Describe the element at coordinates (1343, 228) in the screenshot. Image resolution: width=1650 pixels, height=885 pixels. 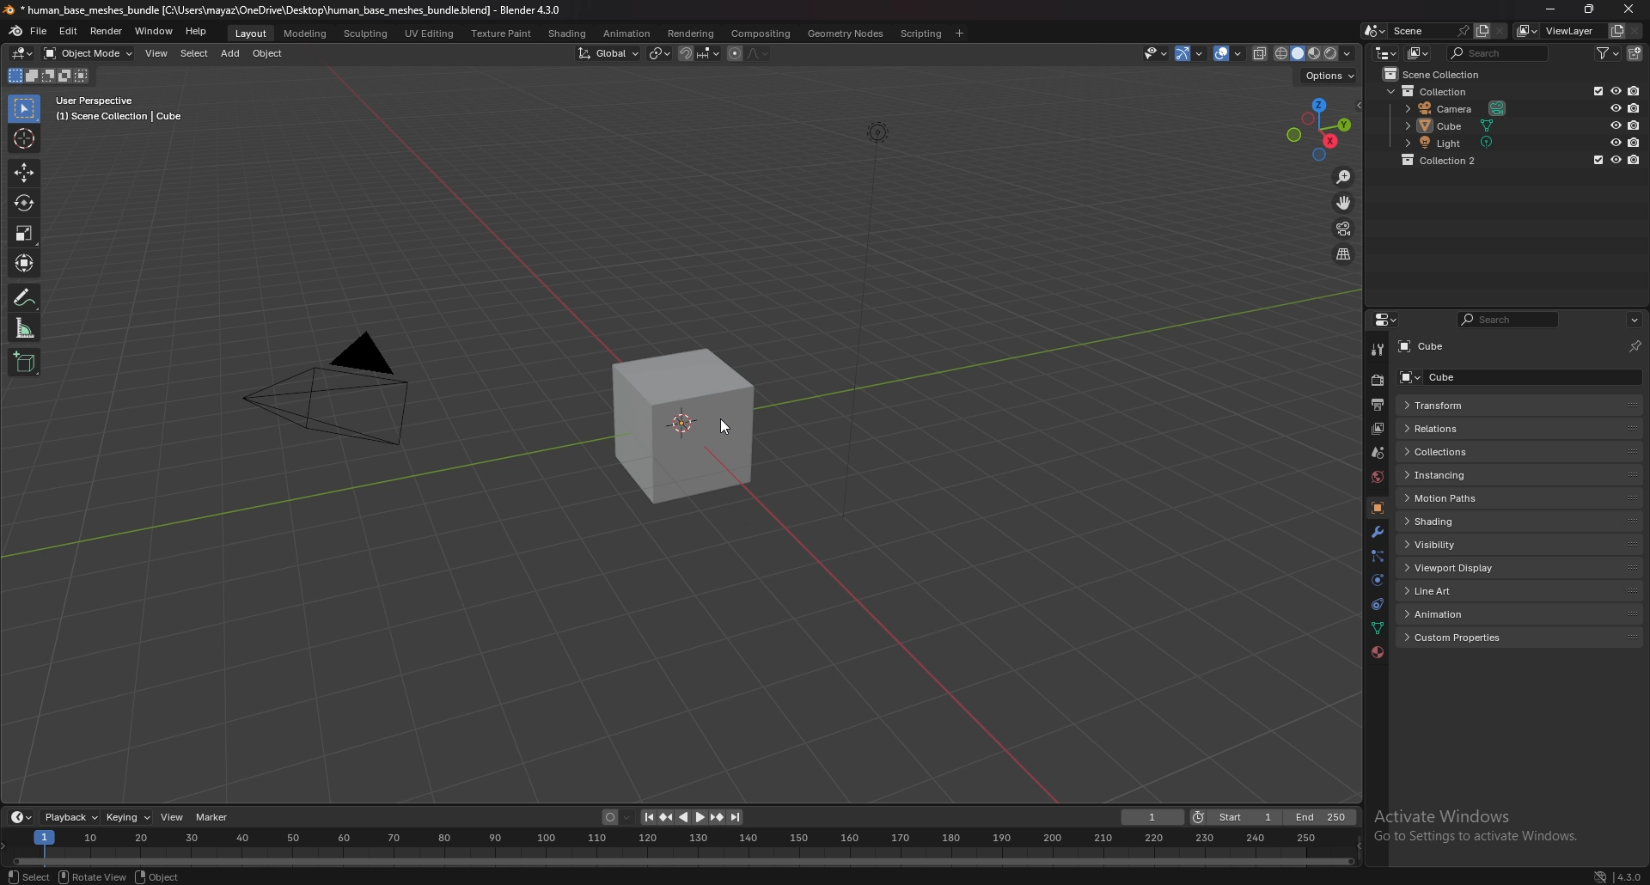
I see `camera view` at that location.